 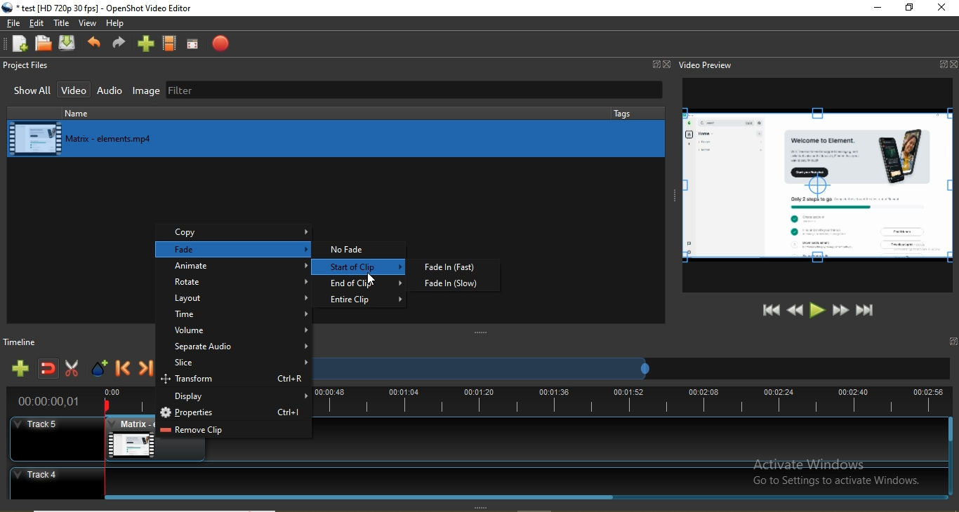 What do you see at coordinates (147, 43) in the screenshot?
I see `import files` at bounding box center [147, 43].